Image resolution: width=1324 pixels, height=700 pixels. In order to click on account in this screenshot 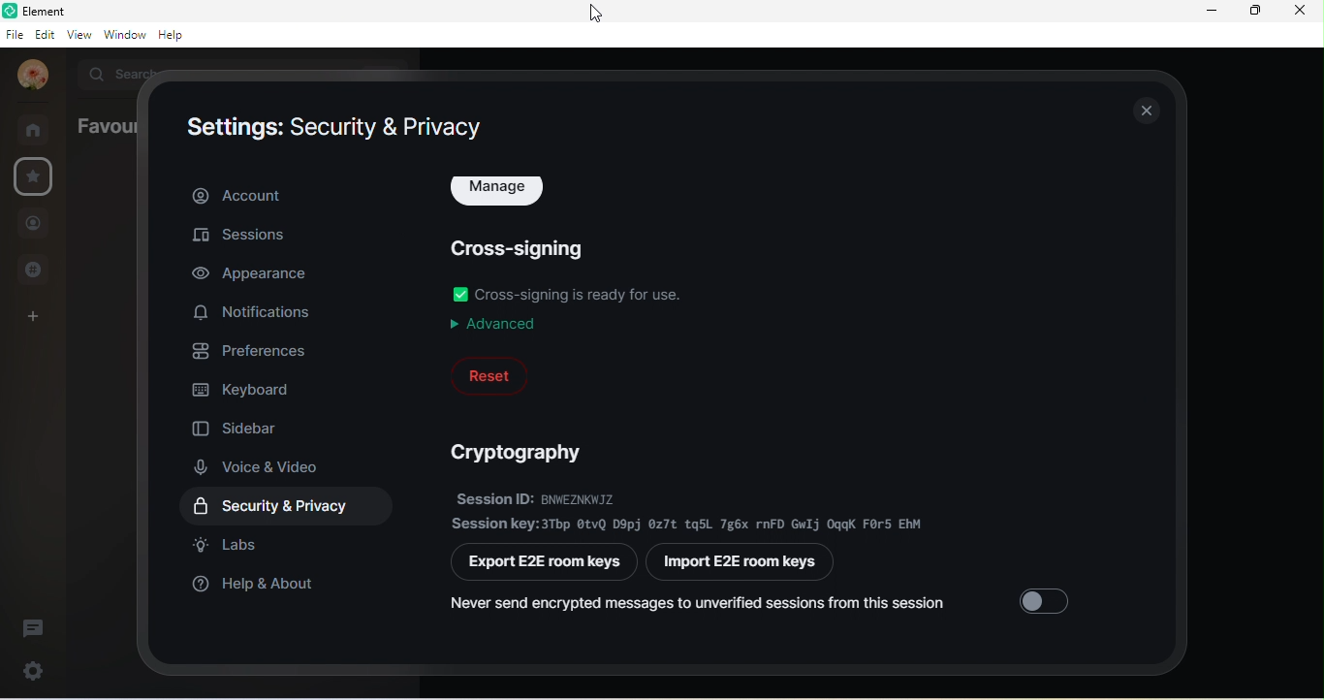, I will do `click(30, 77)`.